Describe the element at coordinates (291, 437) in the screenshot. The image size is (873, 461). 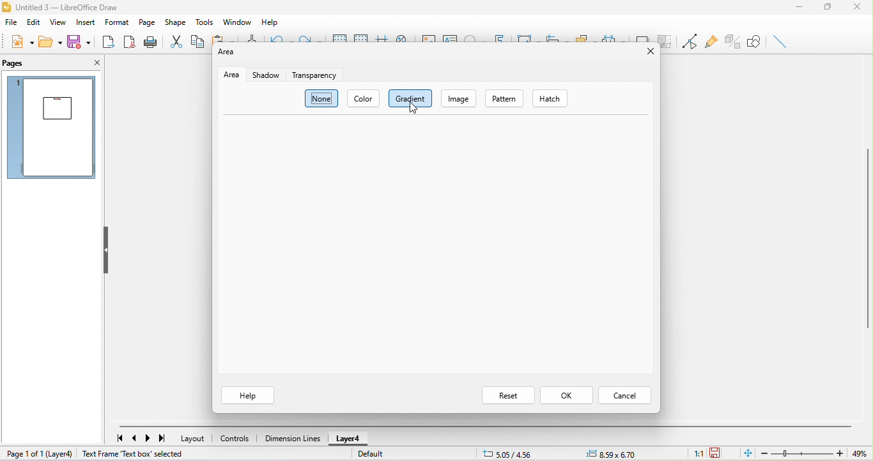
I see `dimension line` at that location.